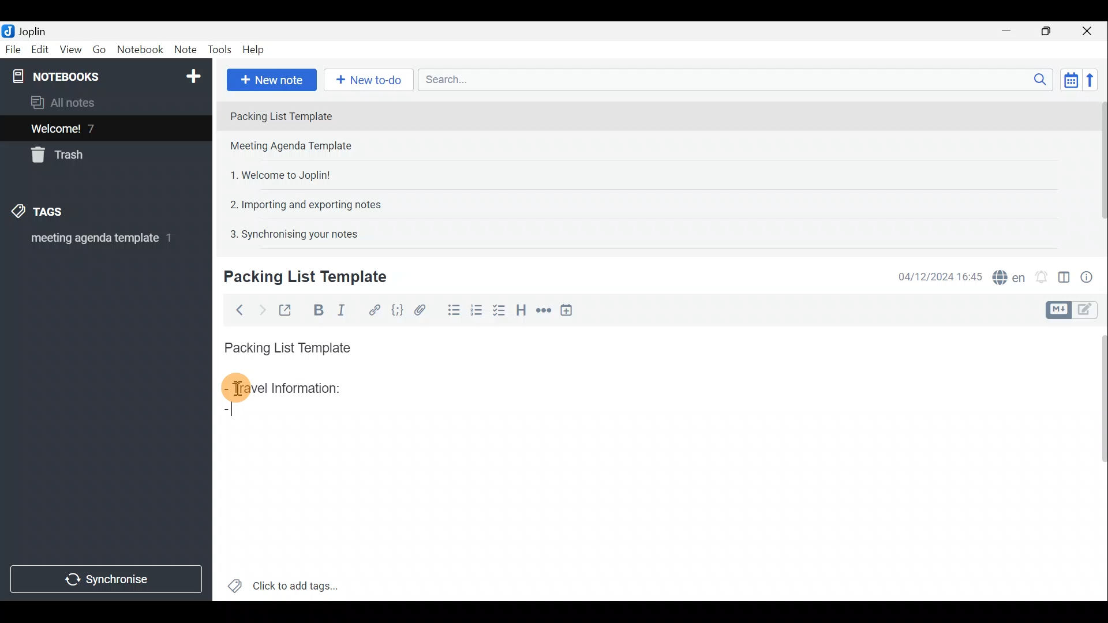 The height and width of the screenshot is (623, 1108). What do you see at coordinates (285, 344) in the screenshot?
I see `Packing List Template` at bounding box center [285, 344].